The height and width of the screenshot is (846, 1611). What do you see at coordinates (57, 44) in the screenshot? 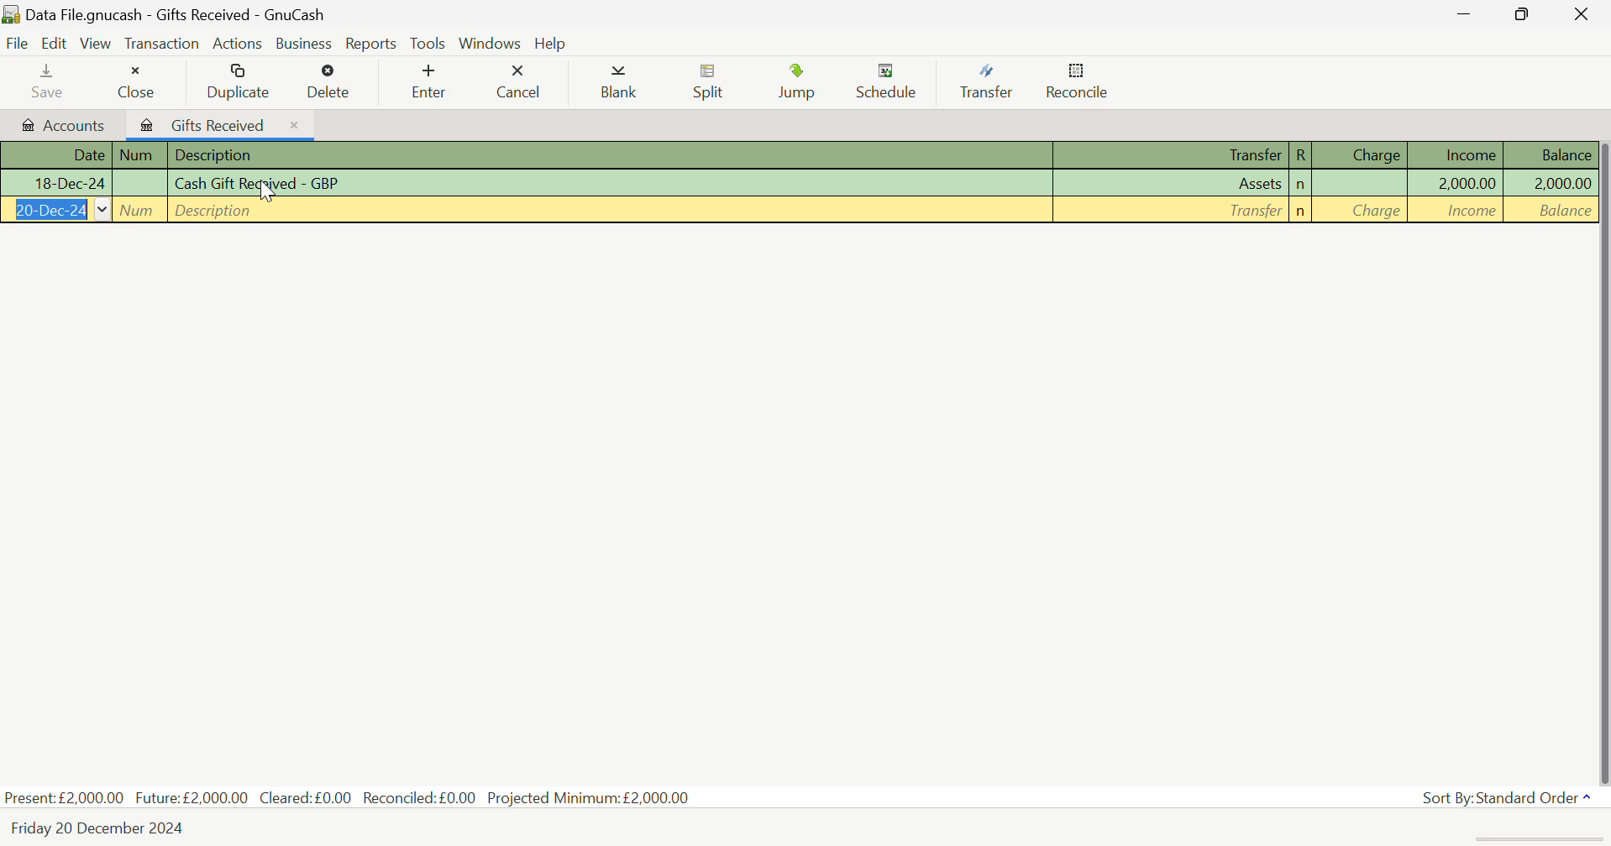
I see `Edit` at bounding box center [57, 44].